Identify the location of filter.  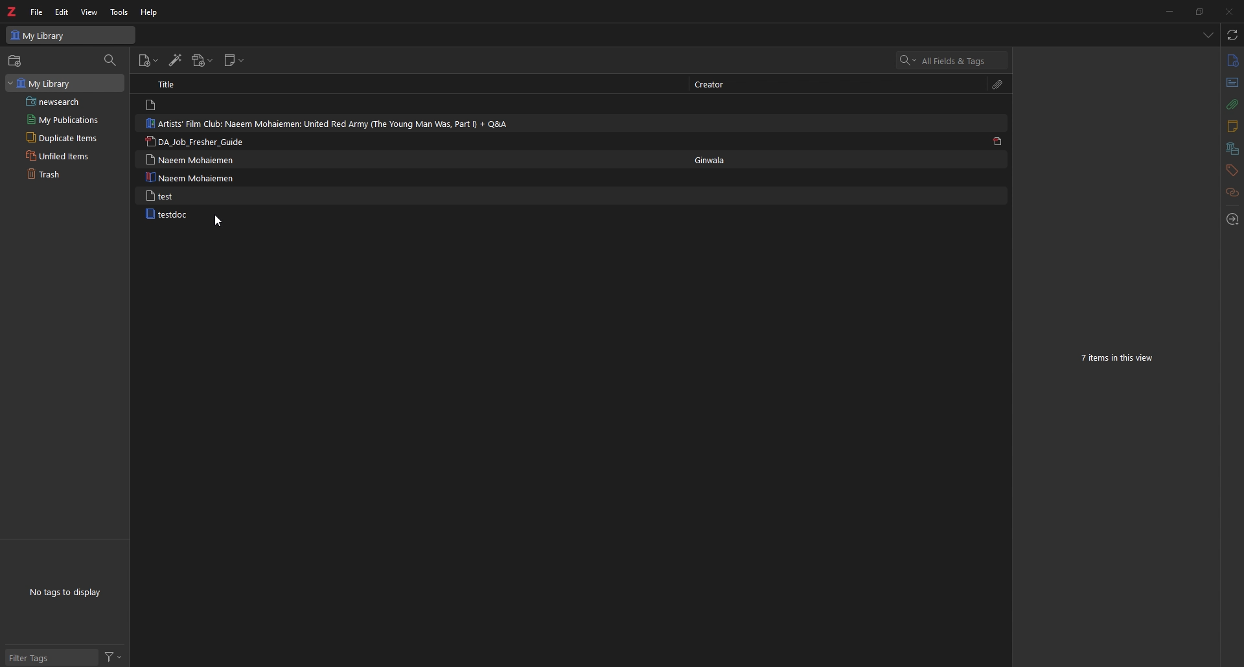
(113, 657).